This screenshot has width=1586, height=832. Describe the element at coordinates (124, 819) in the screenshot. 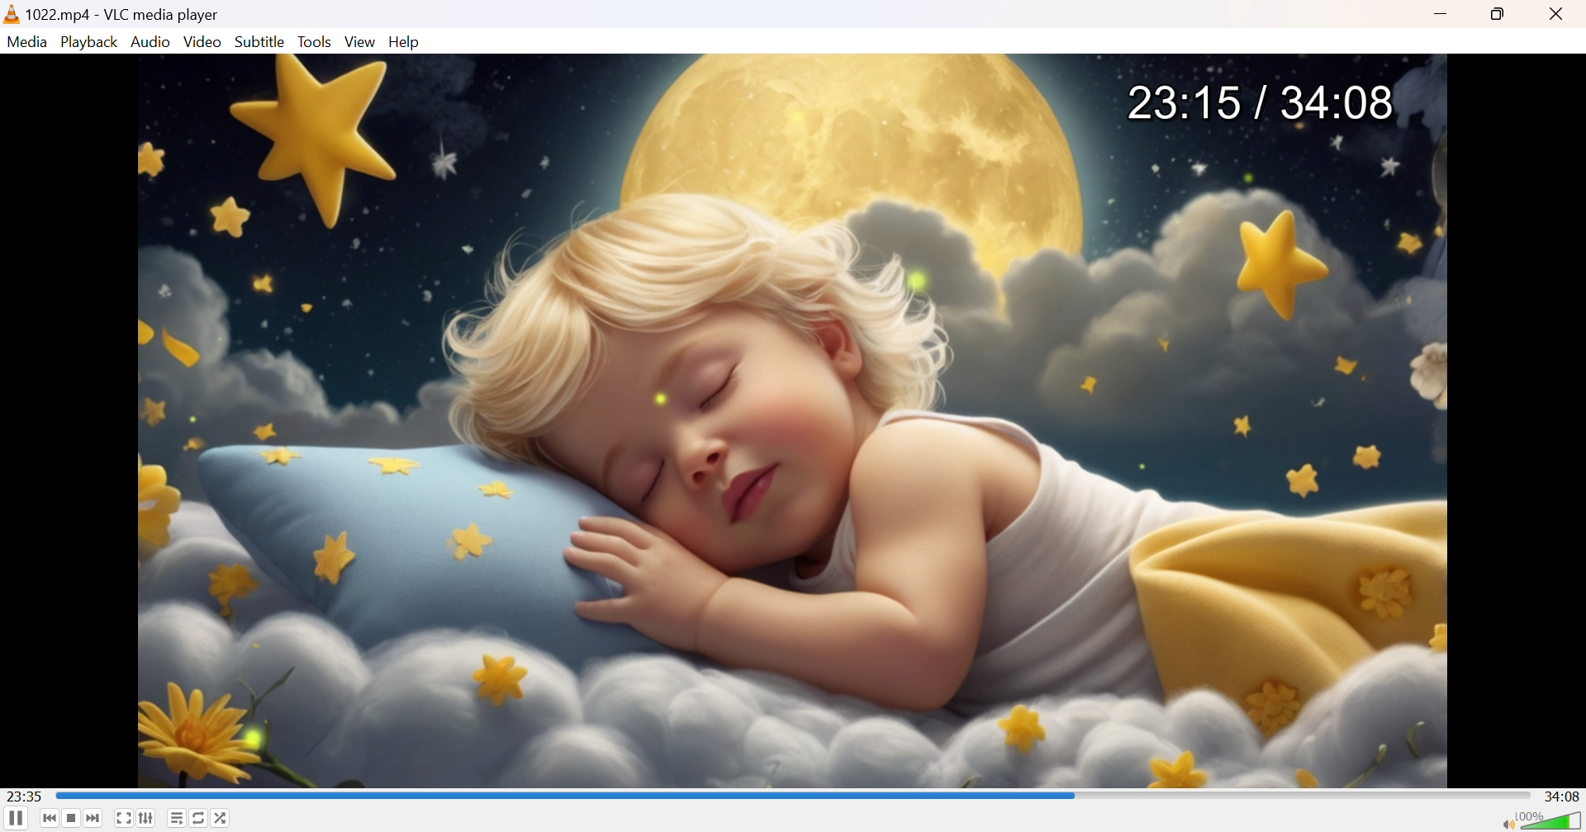

I see `Toggle the video in fullscreen` at that location.